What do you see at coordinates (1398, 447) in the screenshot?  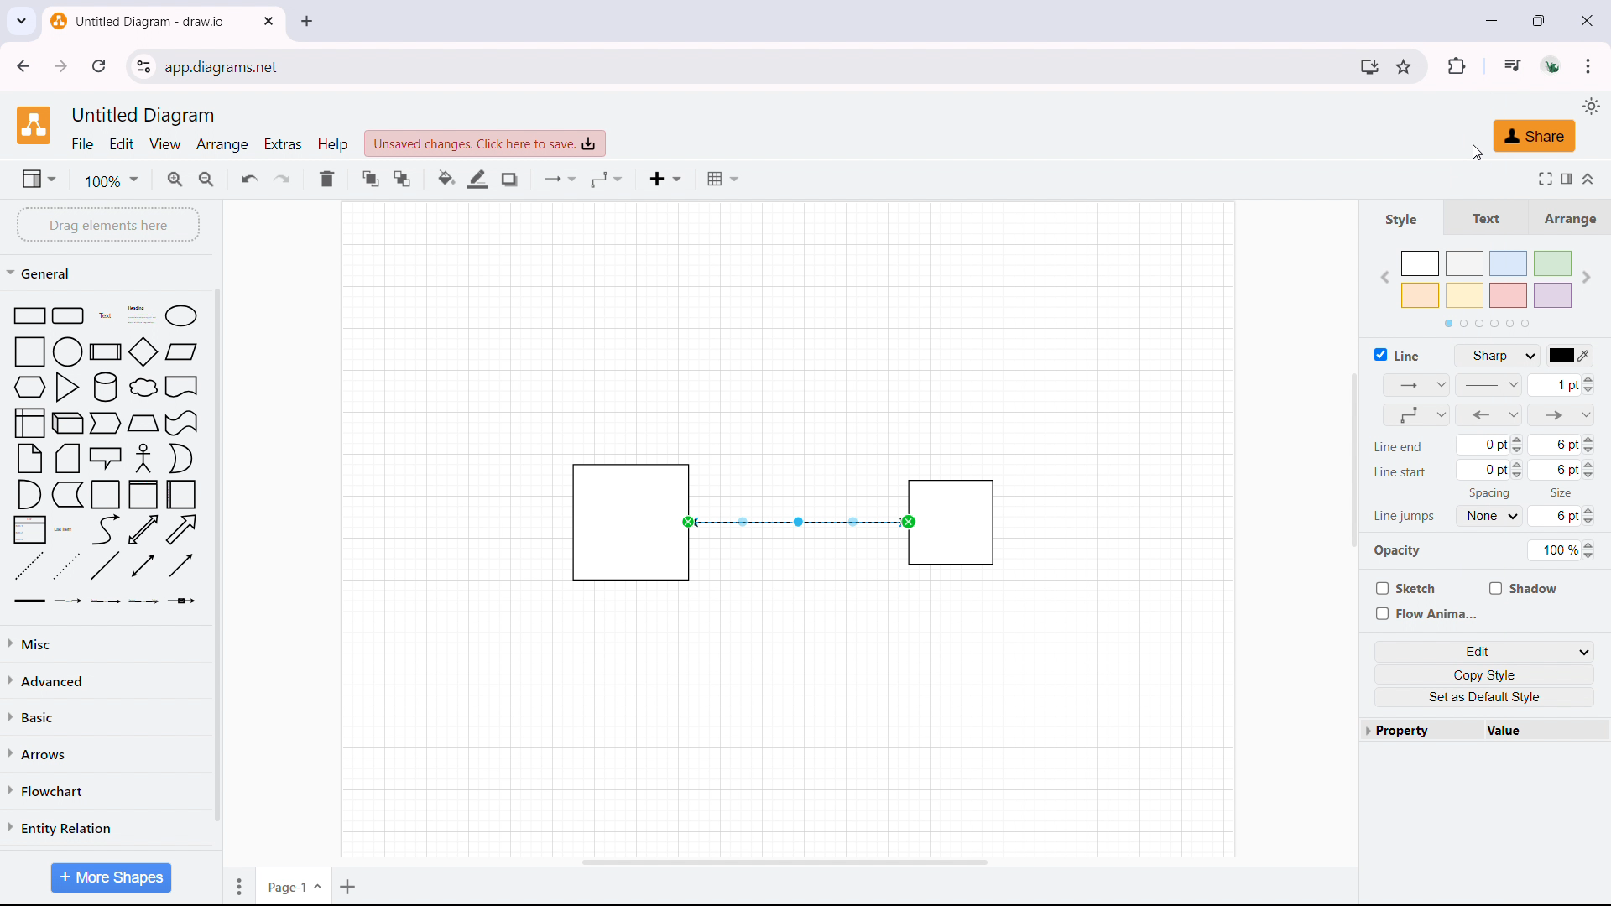 I see `Line end` at bounding box center [1398, 447].